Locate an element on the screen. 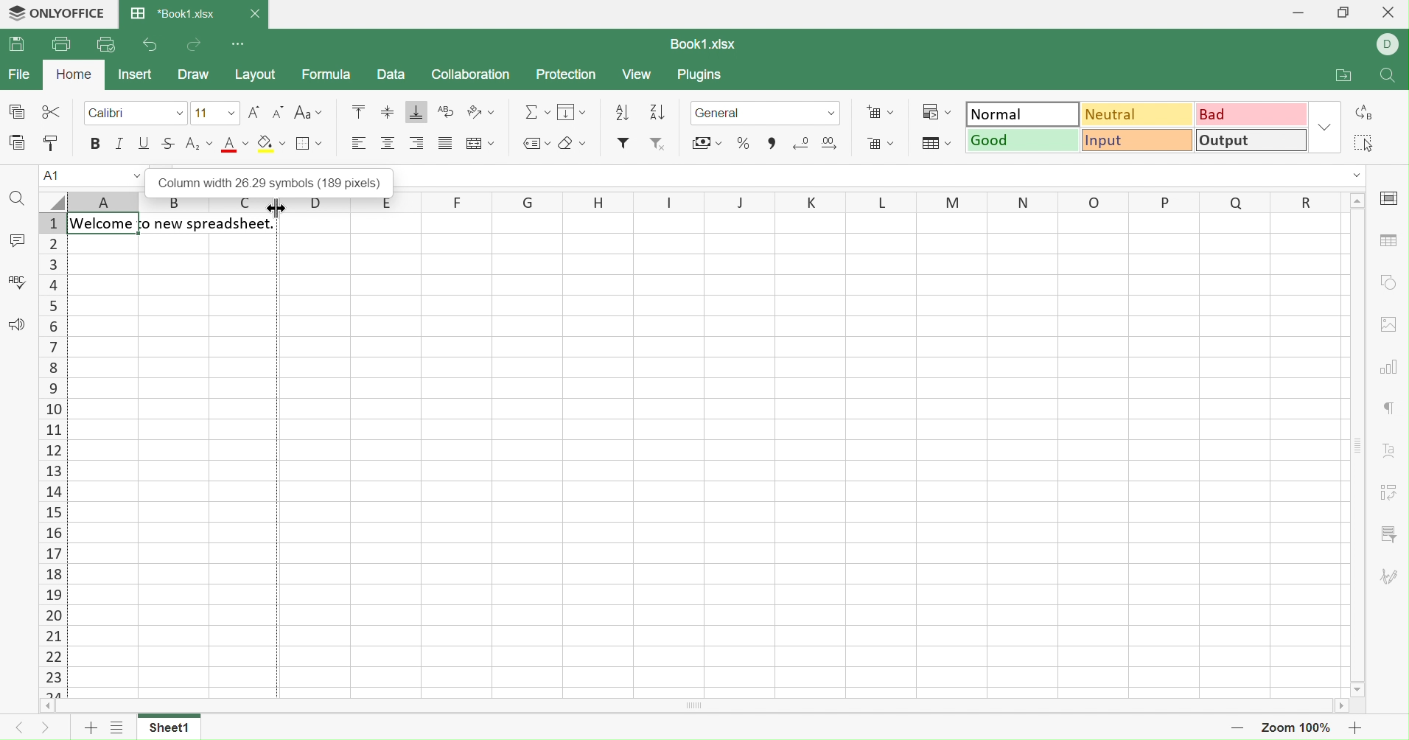  Insert is located at coordinates (138, 74).